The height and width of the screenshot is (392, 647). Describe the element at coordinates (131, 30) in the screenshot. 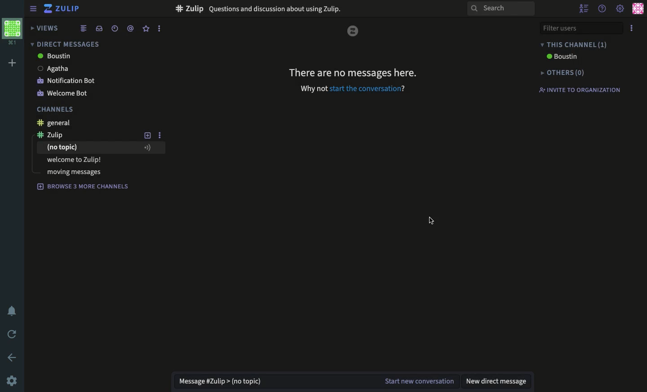

I see `mention` at that location.